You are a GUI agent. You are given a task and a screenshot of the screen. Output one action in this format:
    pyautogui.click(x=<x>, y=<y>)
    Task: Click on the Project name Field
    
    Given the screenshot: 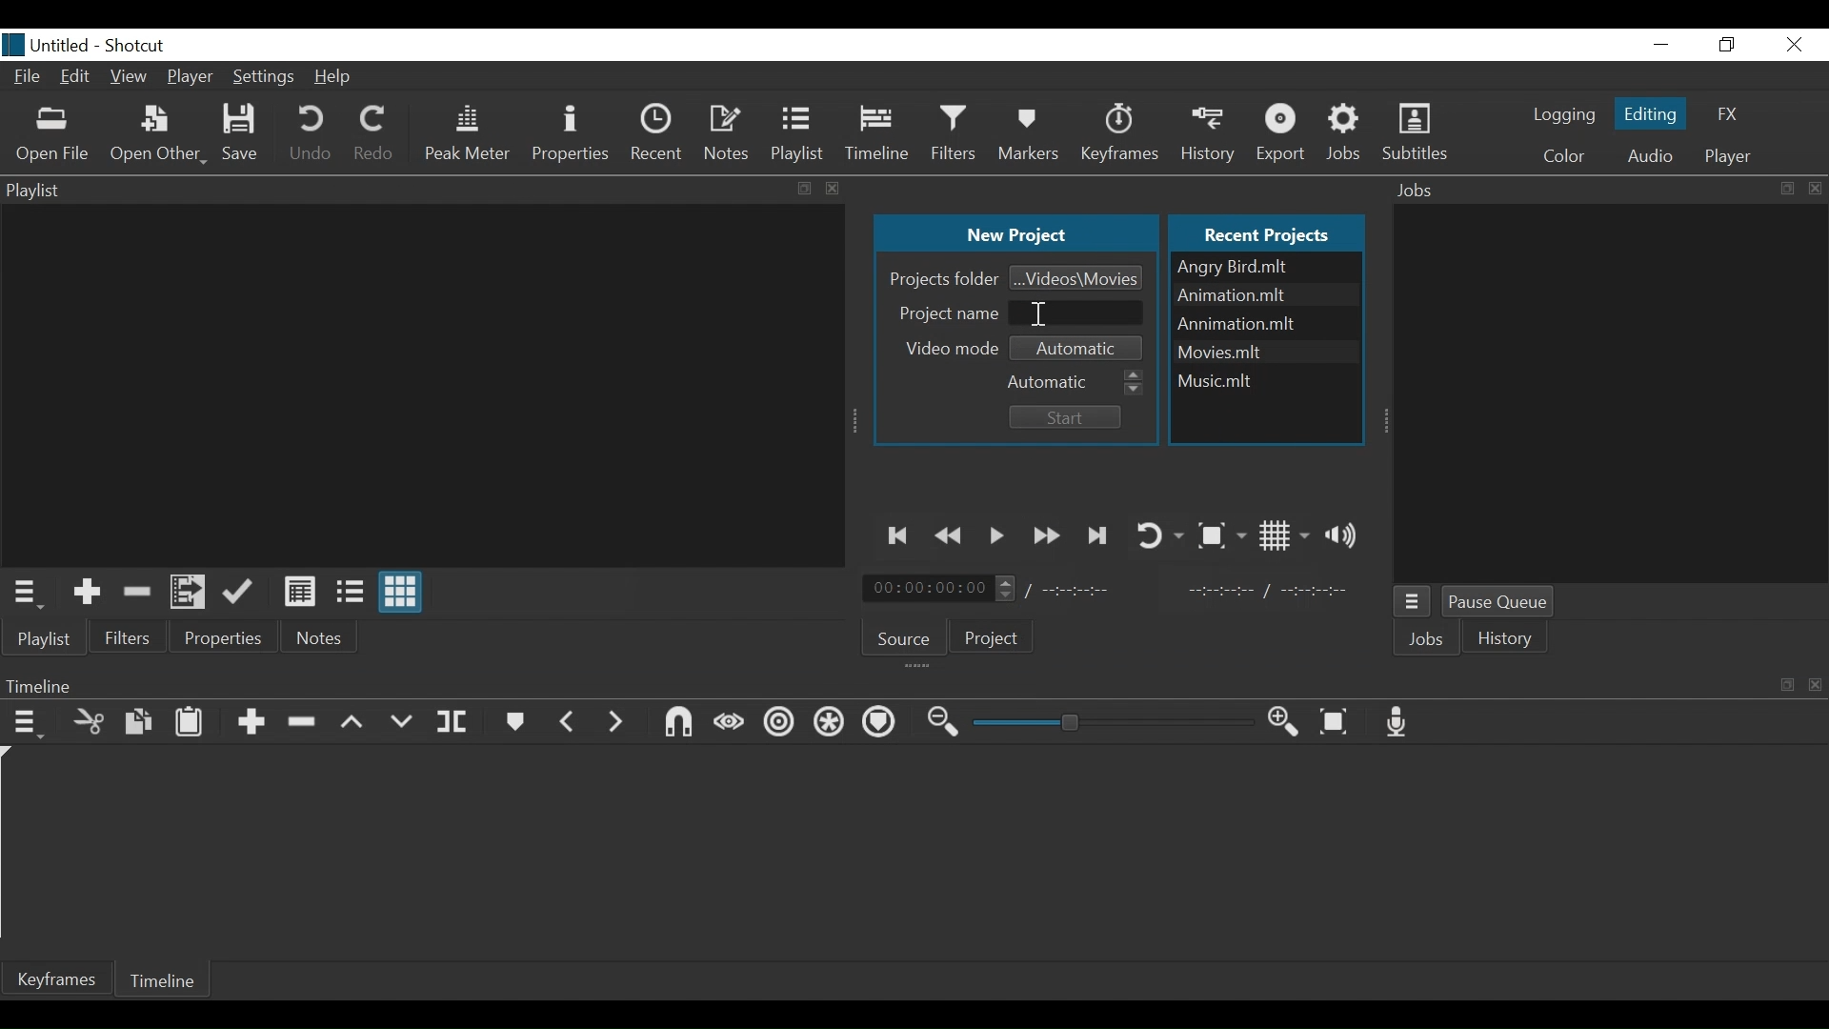 What is the action you would take?
    pyautogui.click(x=1078, y=312)
    